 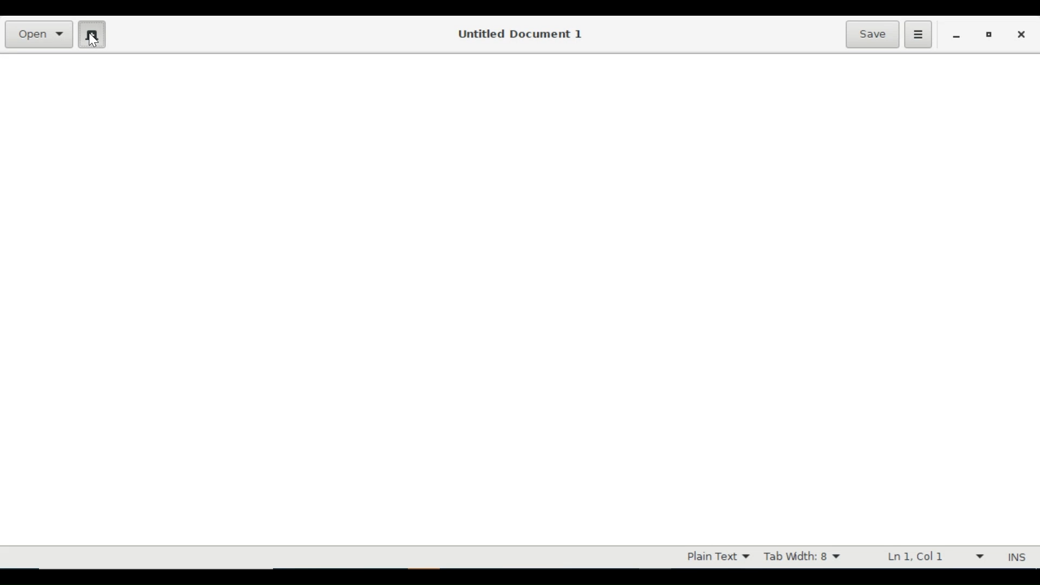 What do you see at coordinates (931, 556) in the screenshot?
I see `Ln 1 Col 1` at bounding box center [931, 556].